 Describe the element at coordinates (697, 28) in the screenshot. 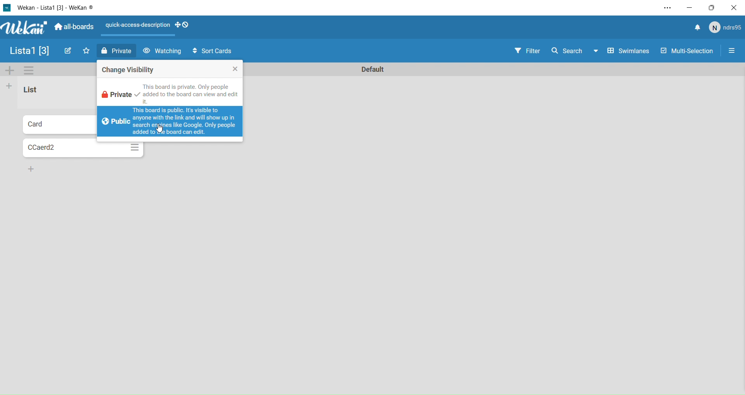

I see `Notifications` at that location.